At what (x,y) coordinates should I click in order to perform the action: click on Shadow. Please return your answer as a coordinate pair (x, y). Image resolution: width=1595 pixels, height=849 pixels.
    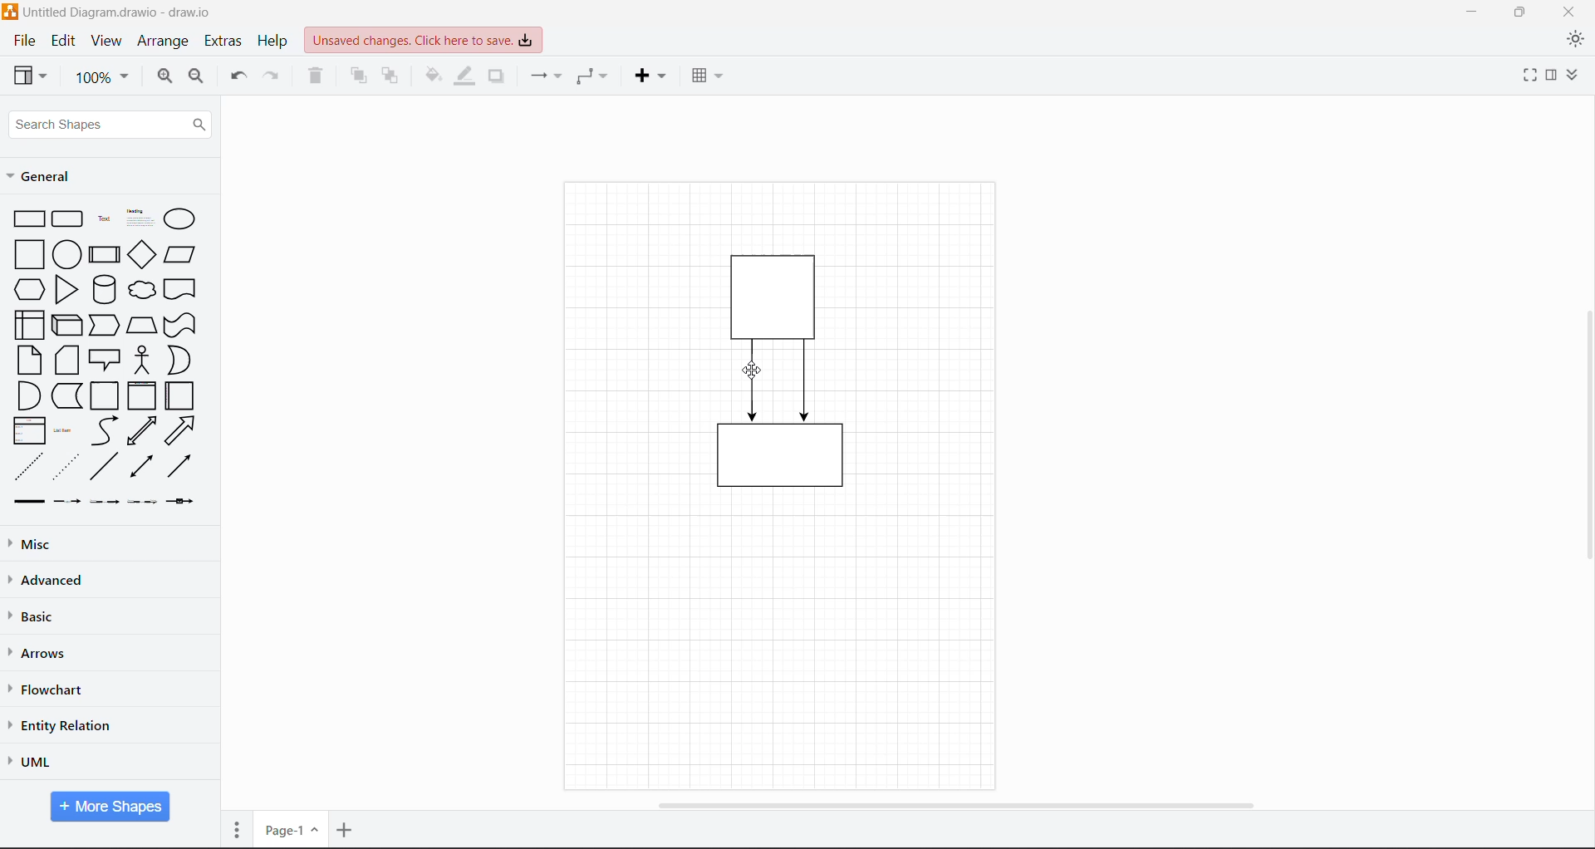
    Looking at the image, I should click on (496, 76).